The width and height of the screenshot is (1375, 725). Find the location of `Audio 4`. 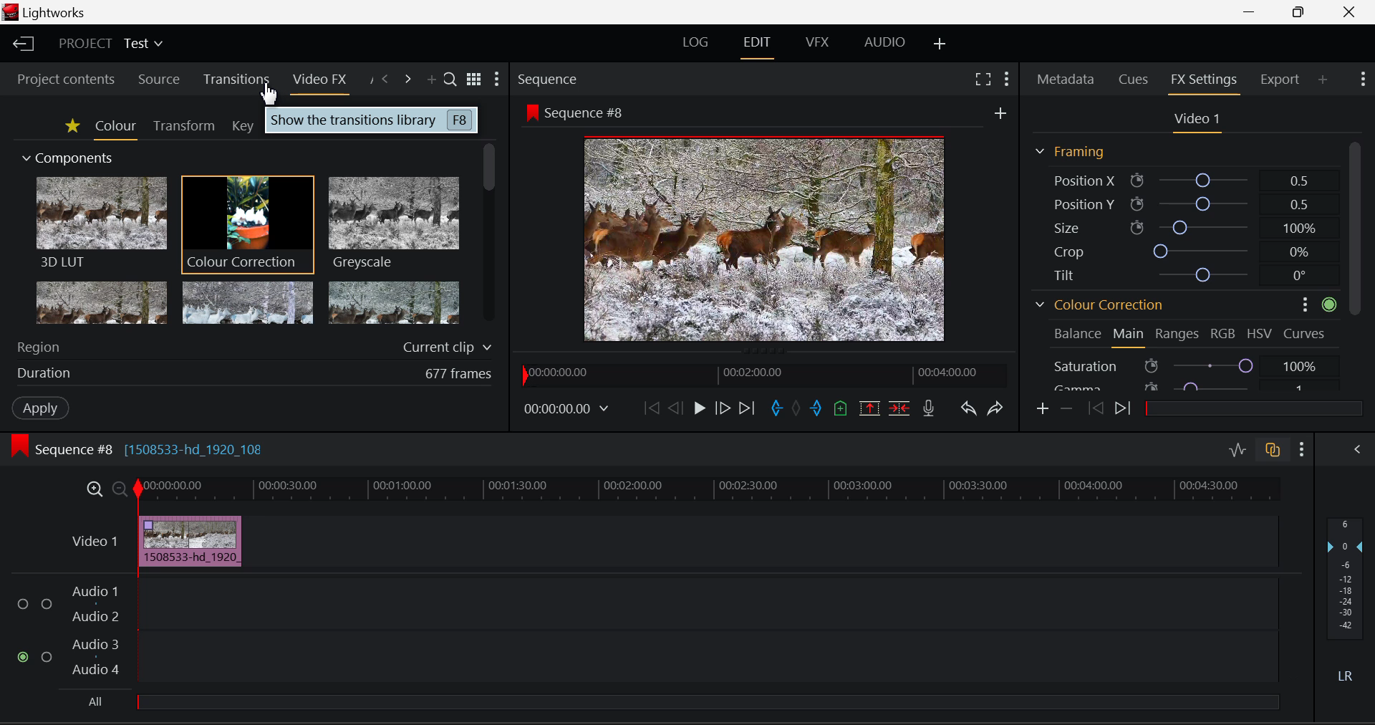

Audio 4 is located at coordinates (97, 672).